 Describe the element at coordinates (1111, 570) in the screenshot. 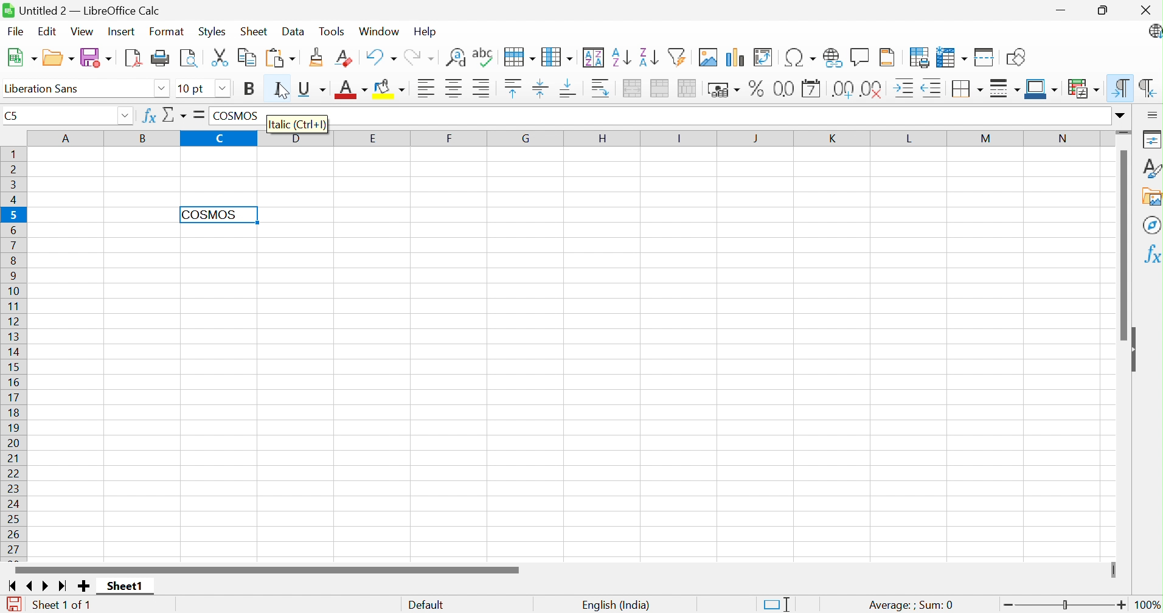

I see `Slider` at that location.